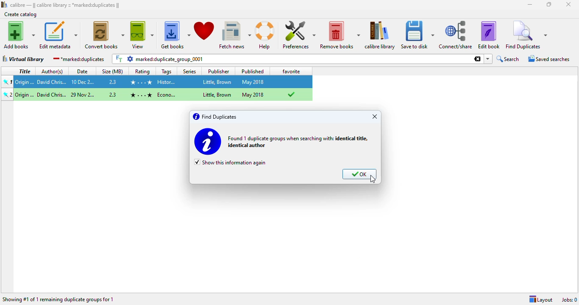 The height and width of the screenshot is (305, 579). Describe the element at coordinates (549, 58) in the screenshot. I see `saved searches` at that location.